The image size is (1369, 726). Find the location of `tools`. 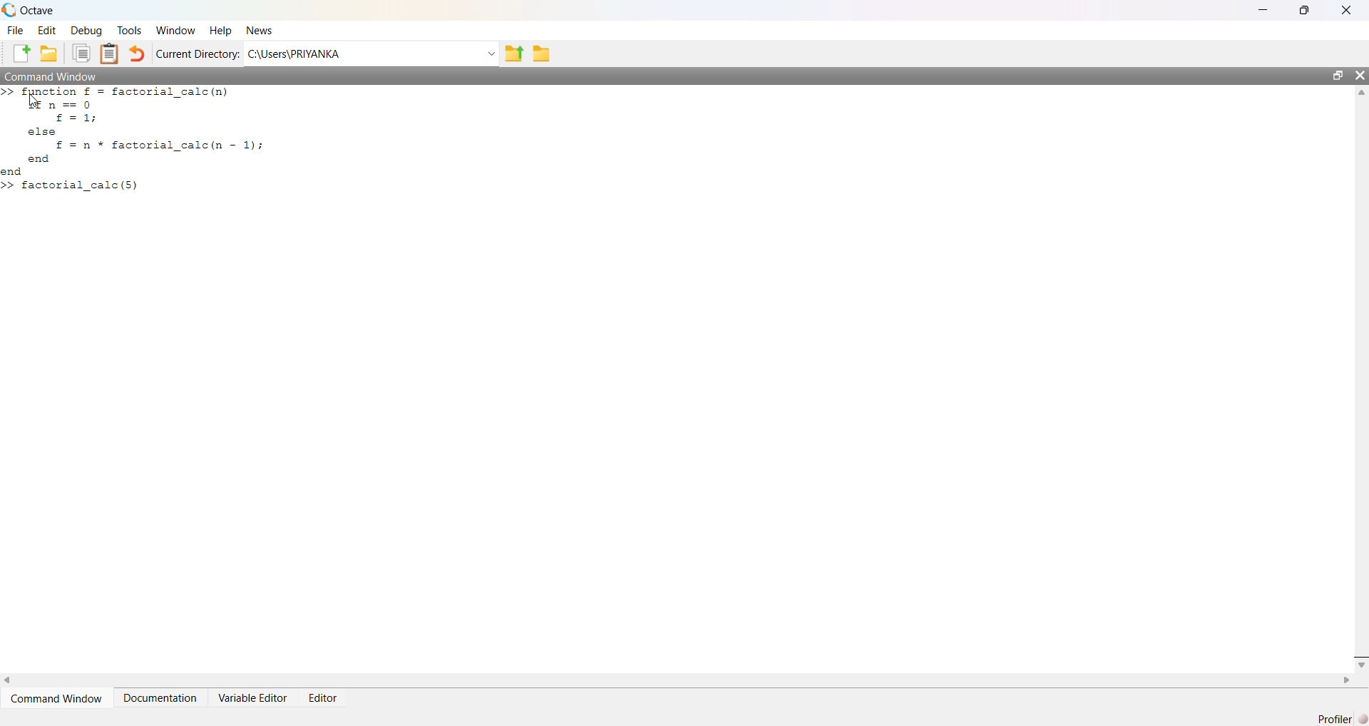

tools is located at coordinates (130, 31).